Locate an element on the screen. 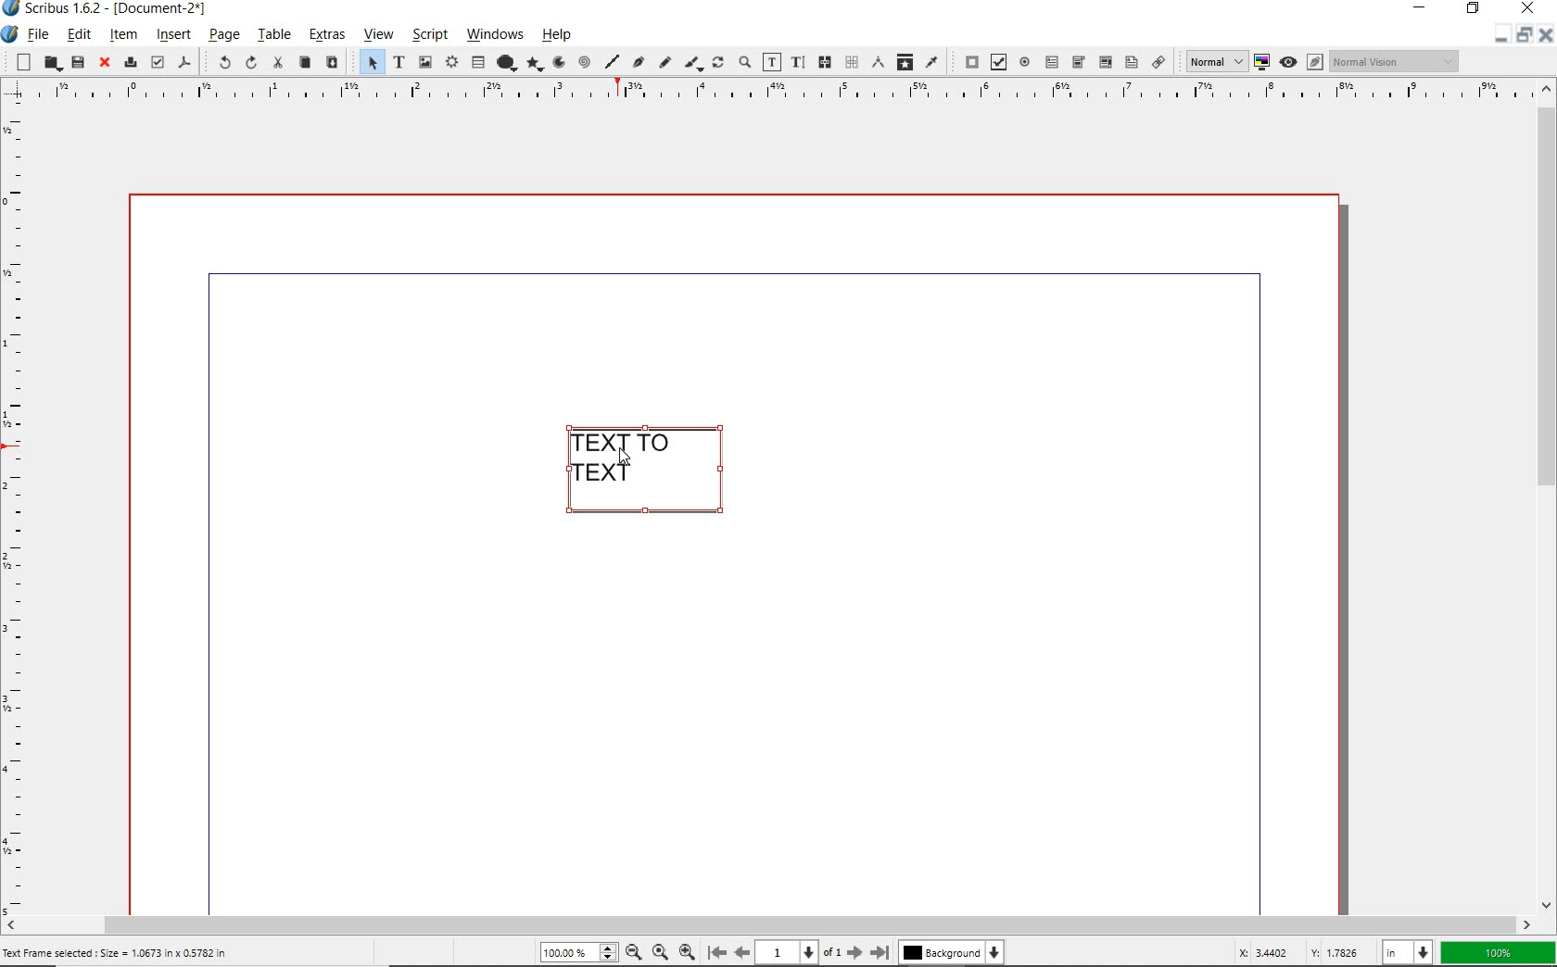 This screenshot has height=967, width=1557. current page is located at coordinates (803, 952).